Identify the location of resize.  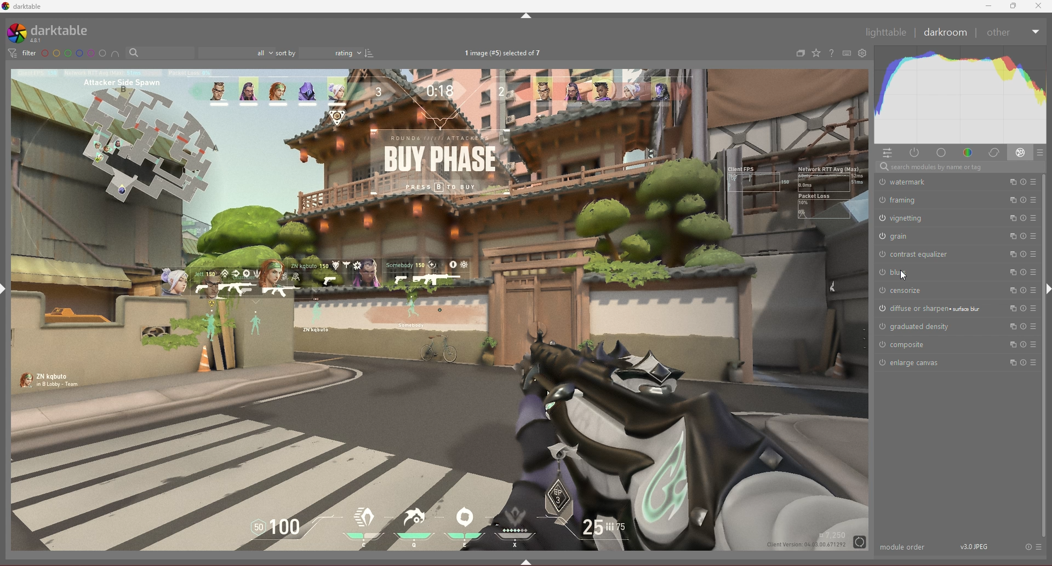
(1013, 6).